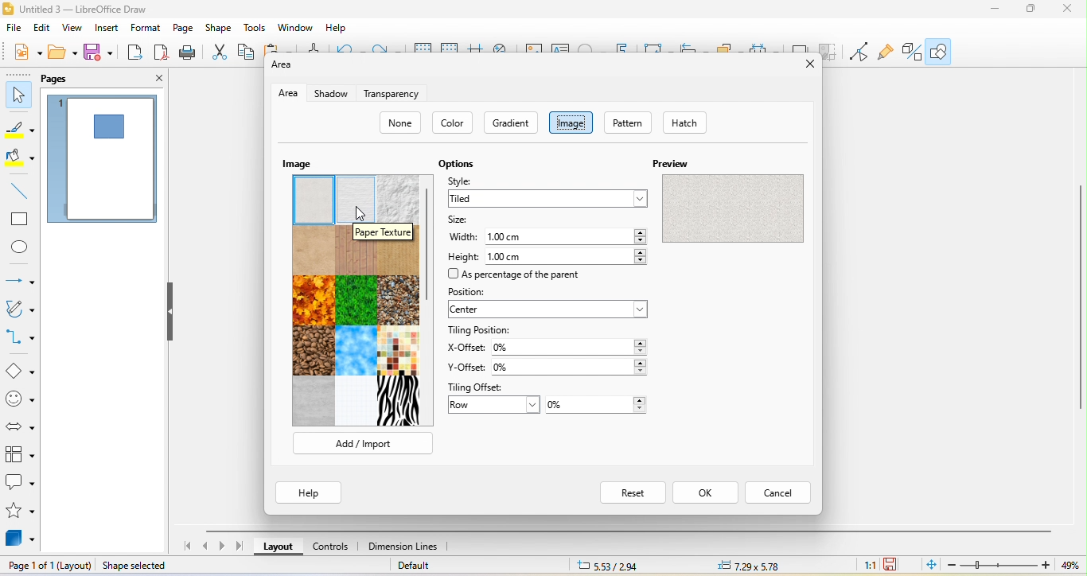 The width and height of the screenshot is (1087, 576). What do you see at coordinates (299, 163) in the screenshot?
I see `image` at bounding box center [299, 163].